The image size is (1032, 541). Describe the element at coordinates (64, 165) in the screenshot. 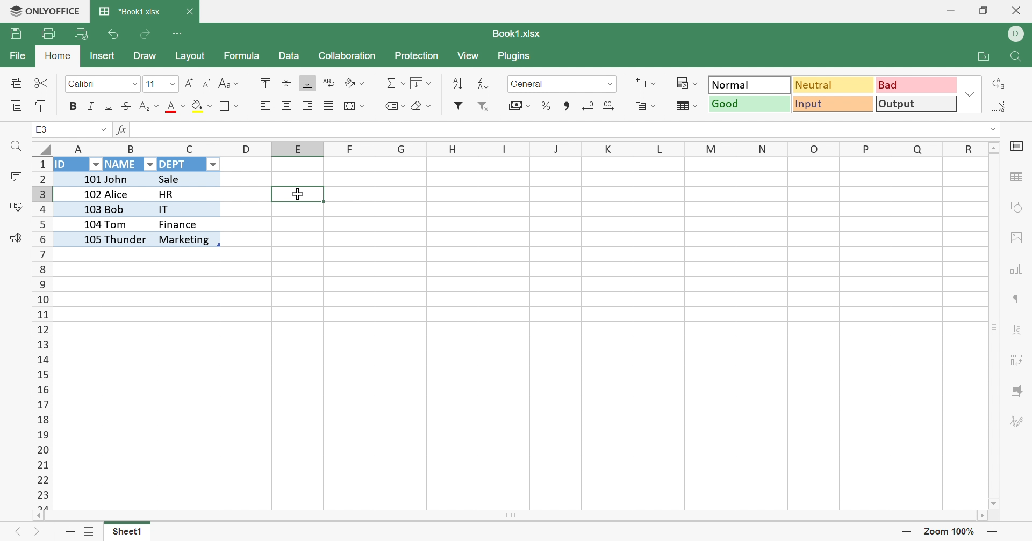

I see `ID` at that location.